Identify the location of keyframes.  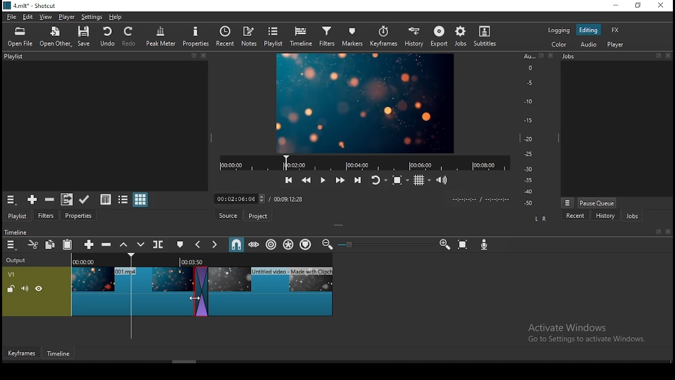
(385, 36).